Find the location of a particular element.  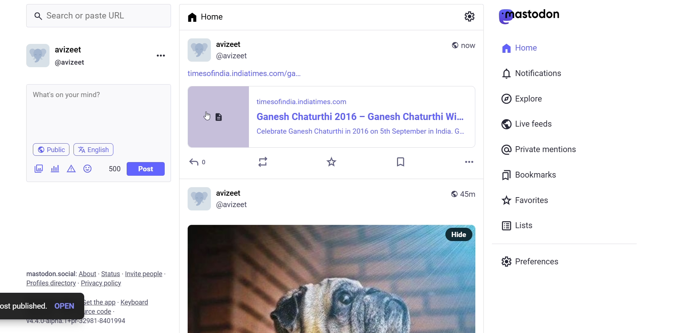

reply is located at coordinates (196, 163).